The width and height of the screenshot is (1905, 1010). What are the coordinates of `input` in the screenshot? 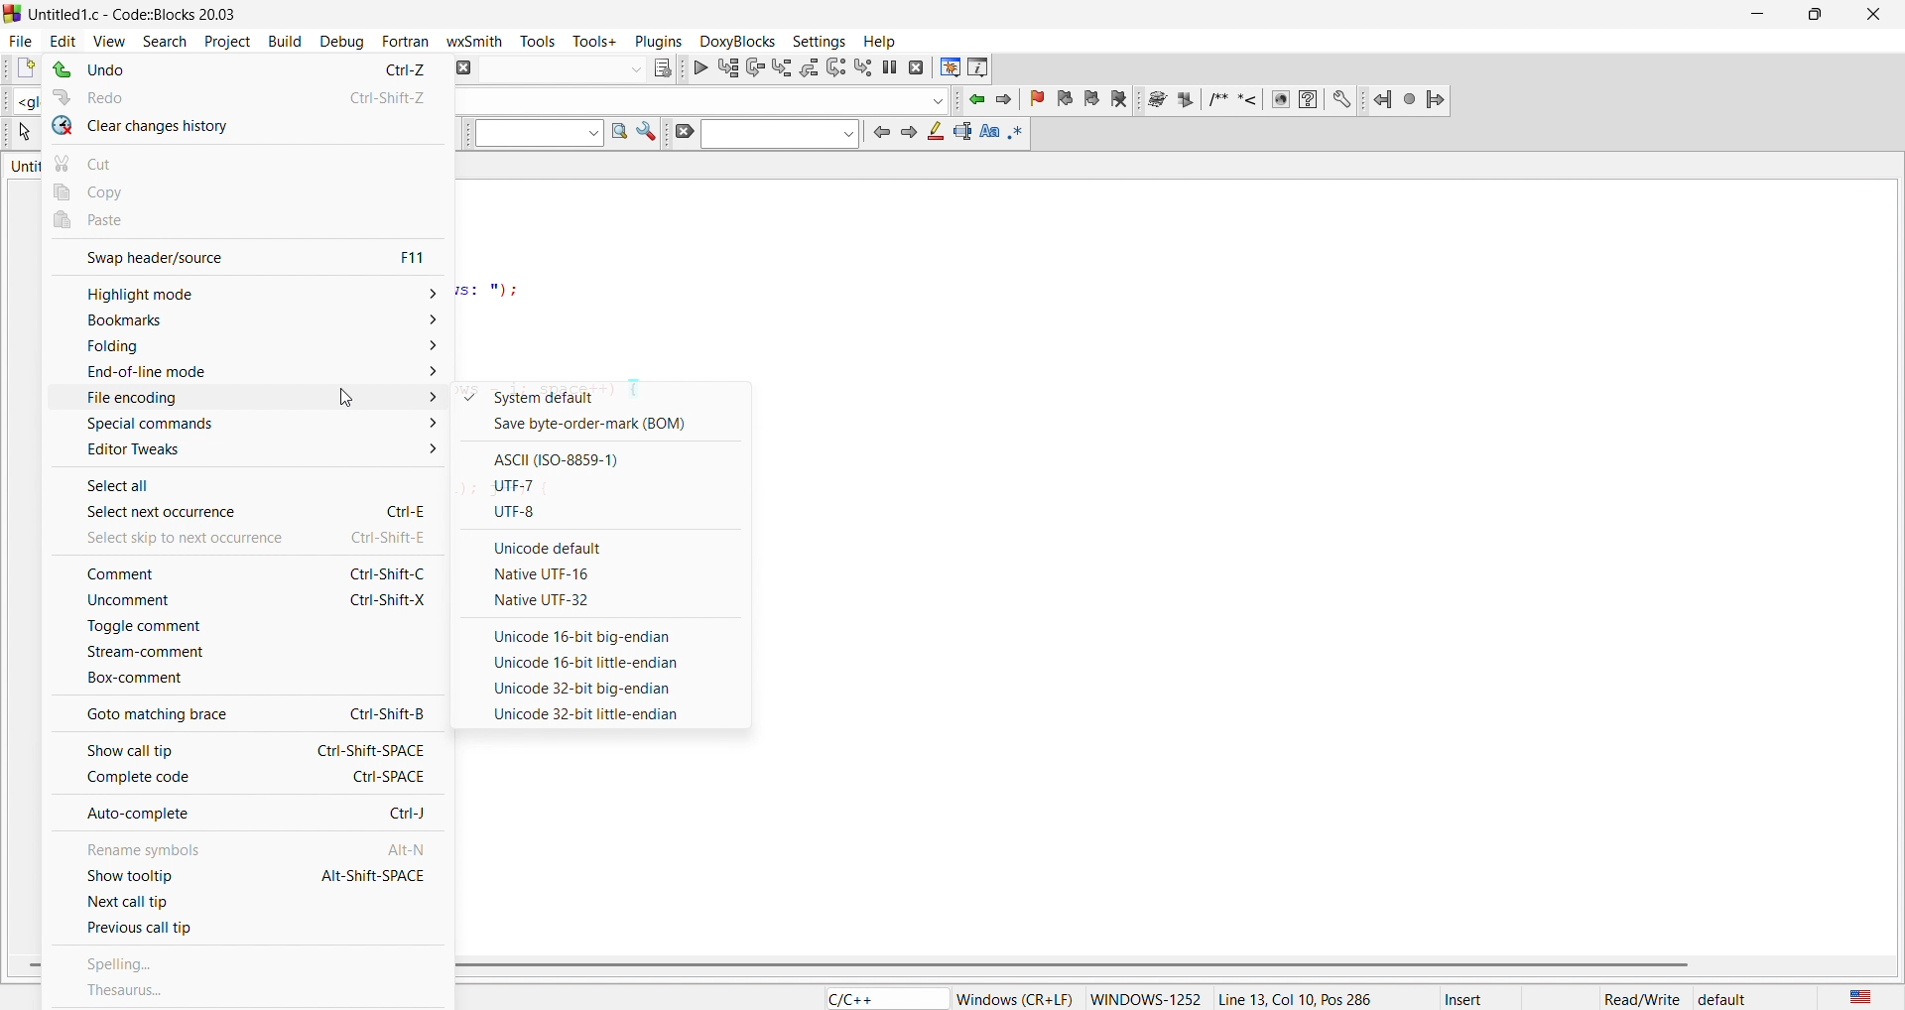 It's located at (780, 134).